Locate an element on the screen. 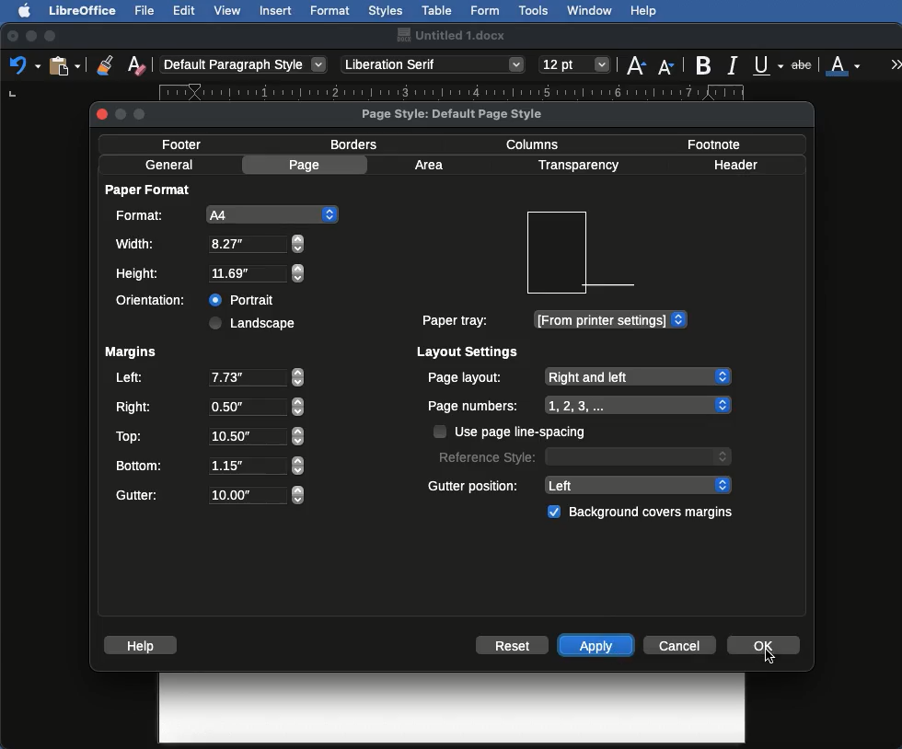 Image resolution: width=902 pixels, height=749 pixels. Page is located at coordinates (307, 165).